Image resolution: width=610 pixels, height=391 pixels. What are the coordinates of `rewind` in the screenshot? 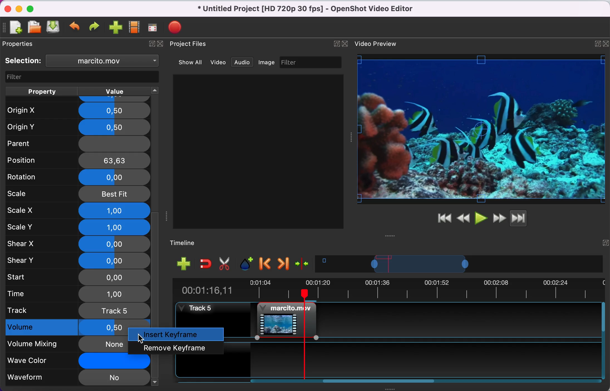 It's located at (464, 217).